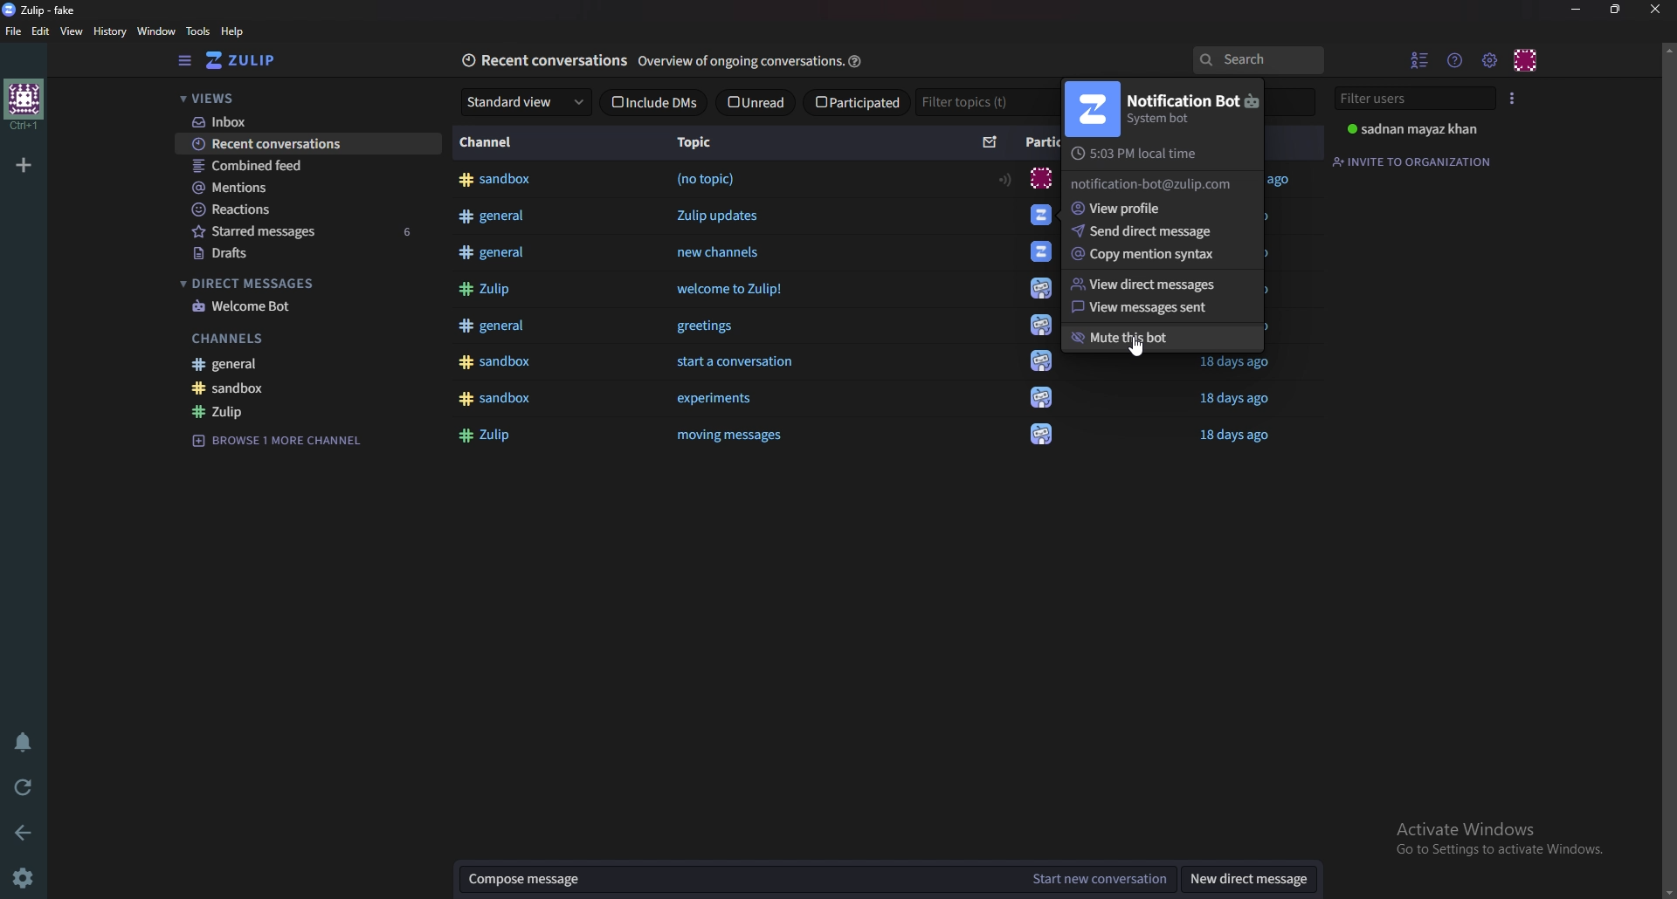 The height and width of the screenshot is (899, 1677). What do you see at coordinates (1509, 99) in the screenshot?
I see `User list style` at bounding box center [1509, 99].